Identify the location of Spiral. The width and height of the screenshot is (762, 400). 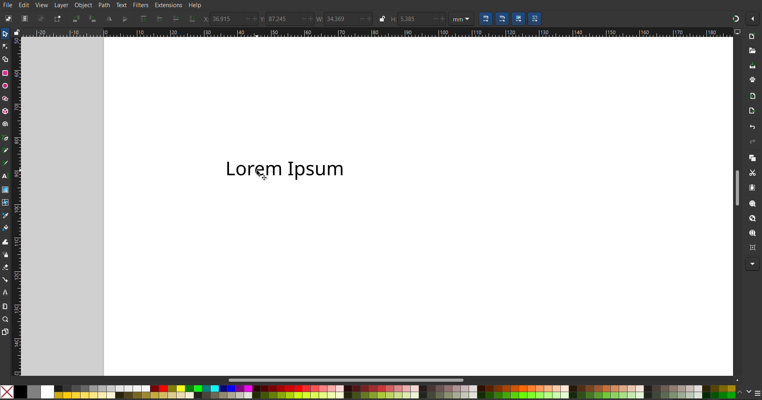
(6, 124).